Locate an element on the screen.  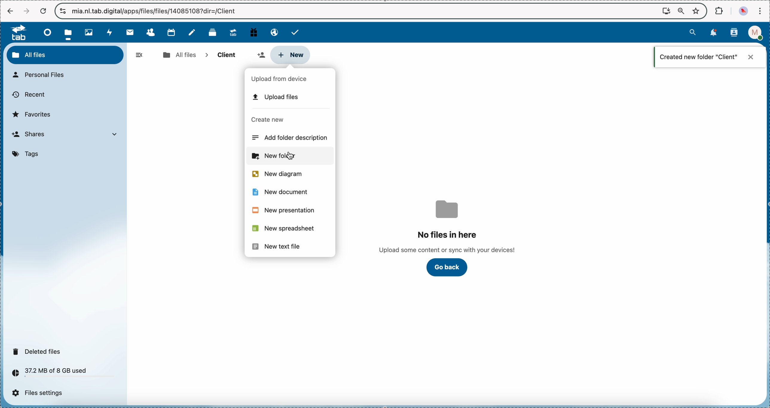
deck is located at coordinates (214, 32).